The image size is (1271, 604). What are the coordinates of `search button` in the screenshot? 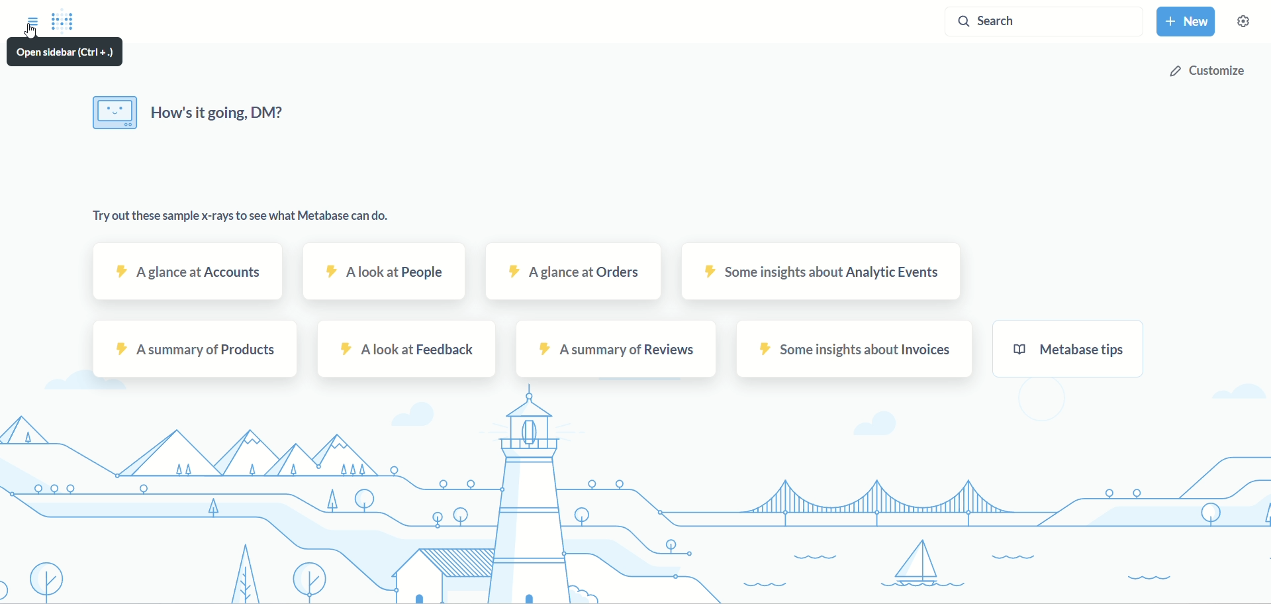 It's located at (1043, 25).